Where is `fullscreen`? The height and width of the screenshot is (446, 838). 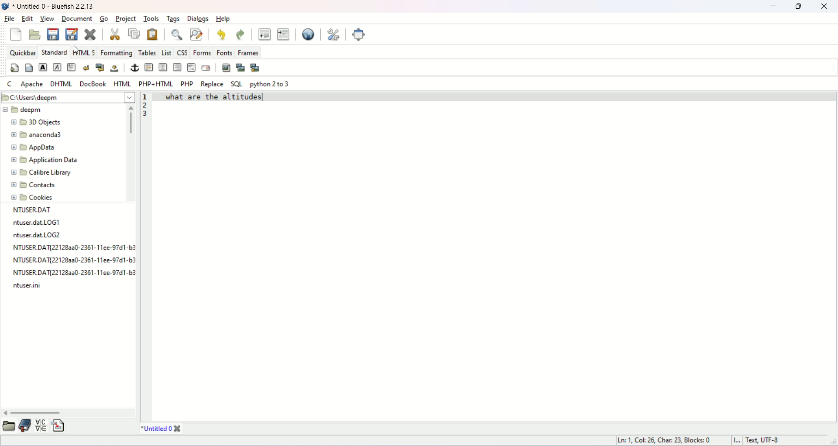
fullscreen is located at coordinates (360, 34).